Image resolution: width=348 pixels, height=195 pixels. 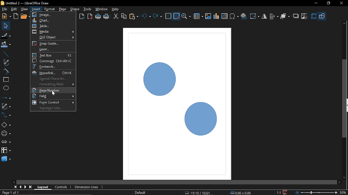 I want to click on Change zoom, so click(x=317, y=192).